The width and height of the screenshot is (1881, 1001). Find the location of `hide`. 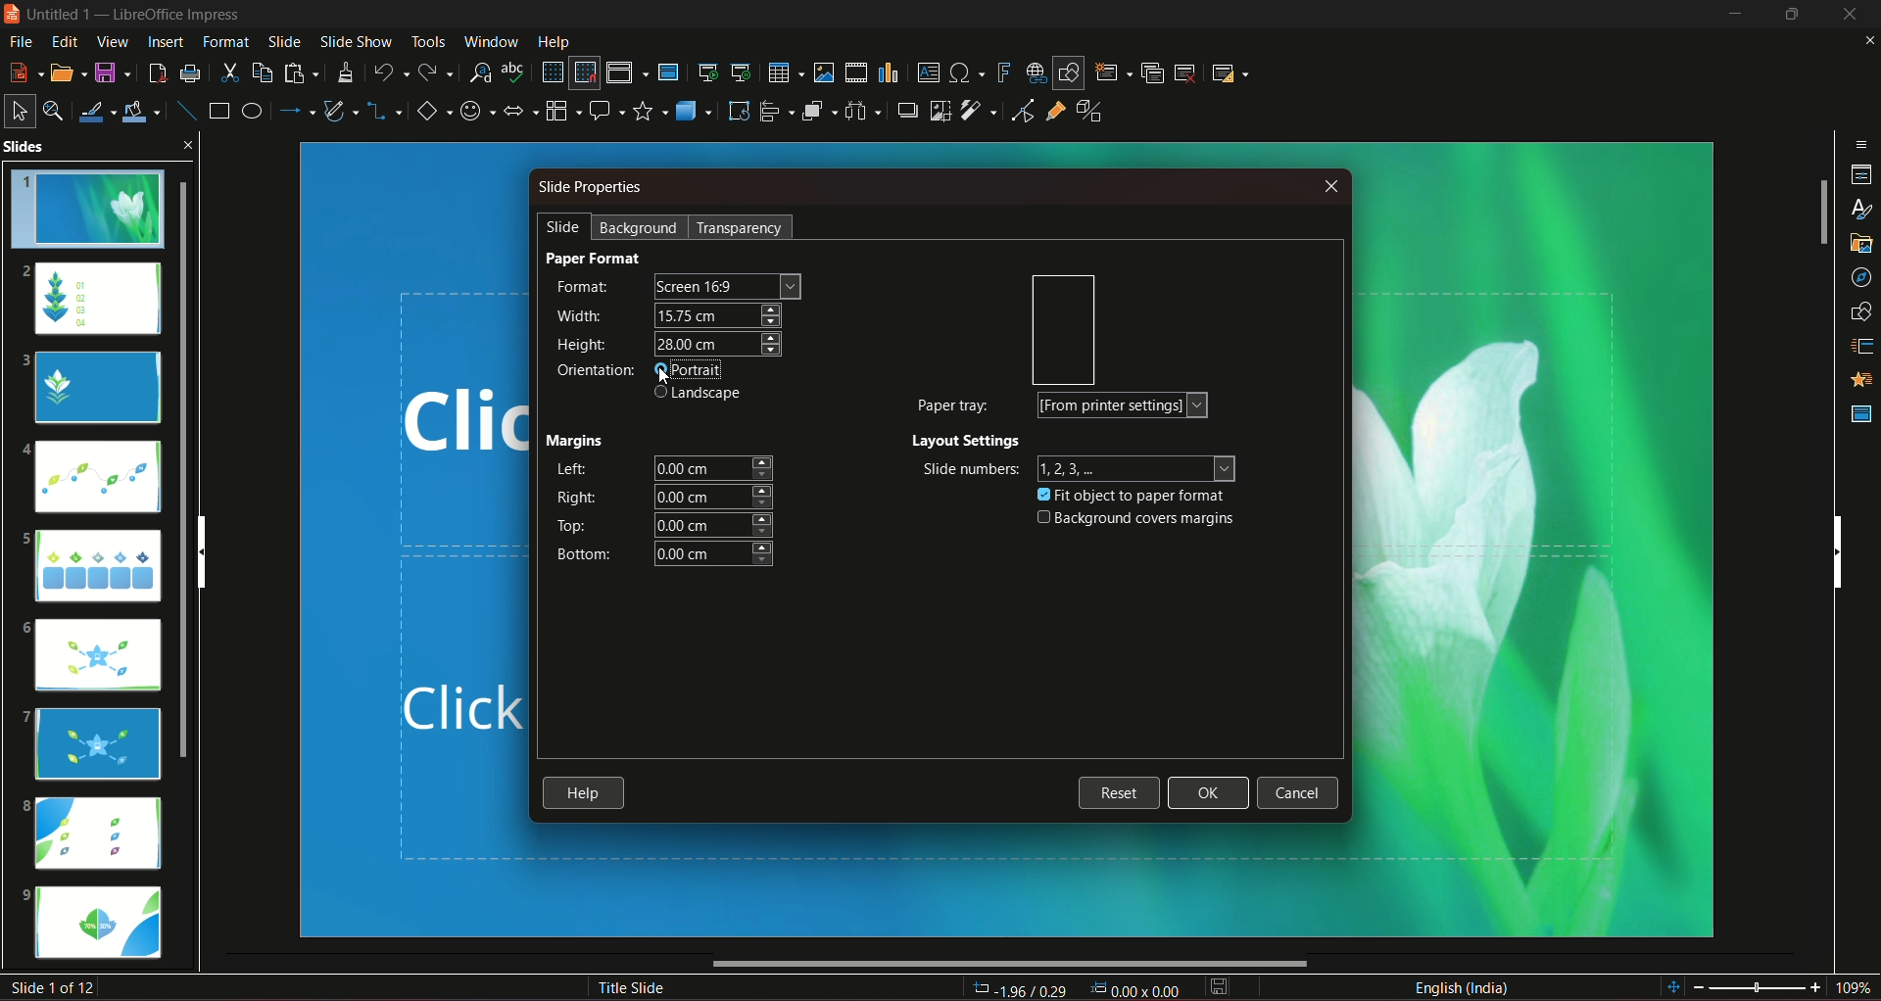

hide is located at coordinates (1788, 15).